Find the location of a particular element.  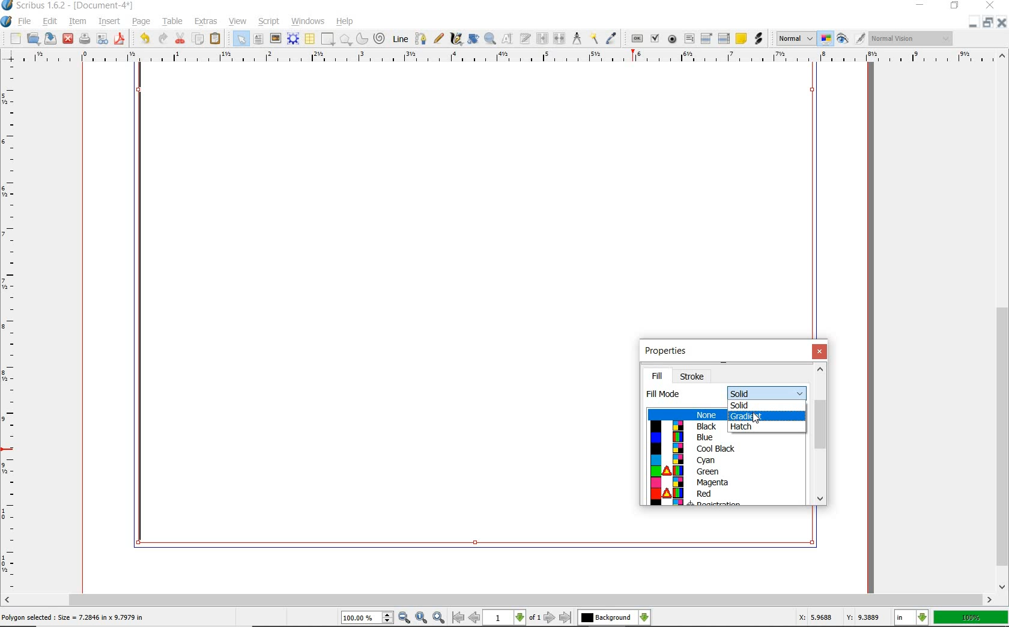

Scribus 1.6.2 - [Document-4*] is located at coordinates (69, 6).